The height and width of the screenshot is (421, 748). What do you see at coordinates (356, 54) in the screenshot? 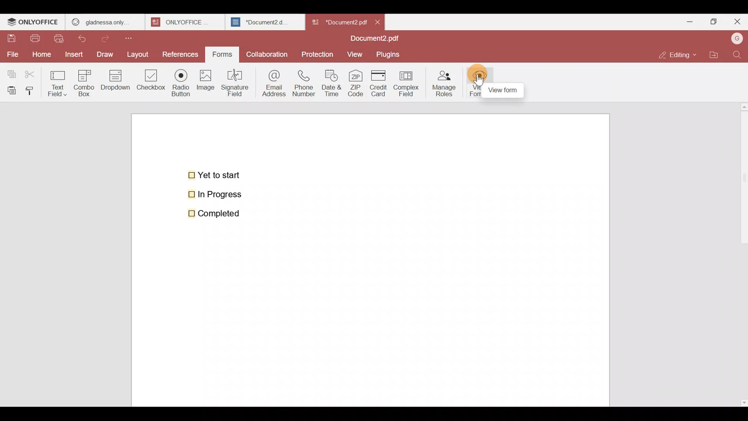
I see `View` at bounding box center [356, 54].